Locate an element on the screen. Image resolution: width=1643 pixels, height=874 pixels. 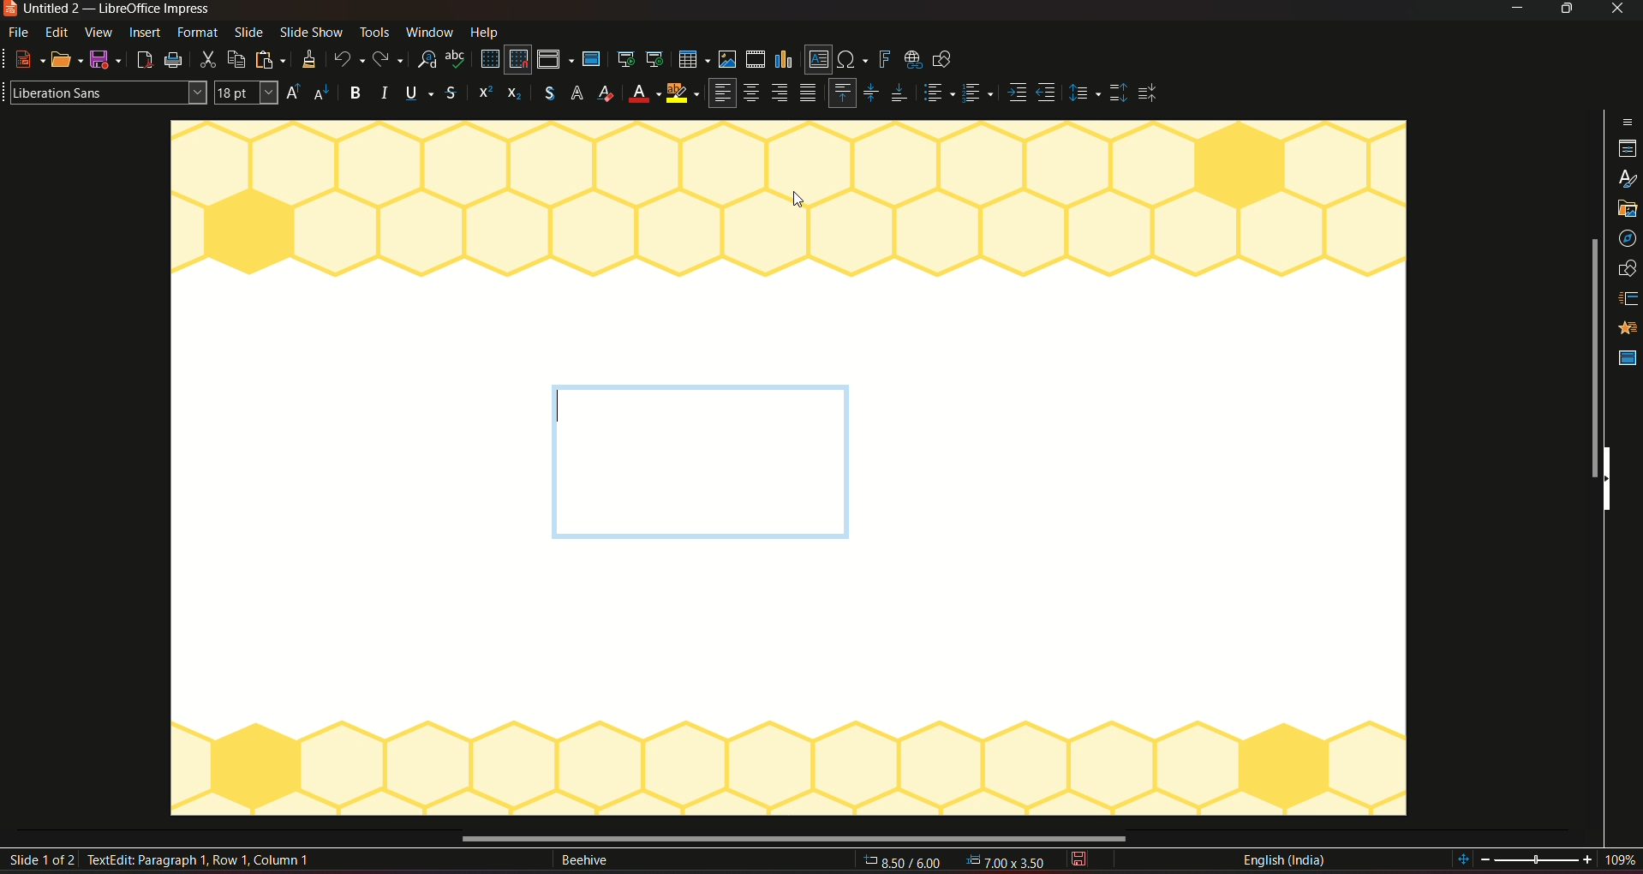
cut is located at coordinates (208, 61).